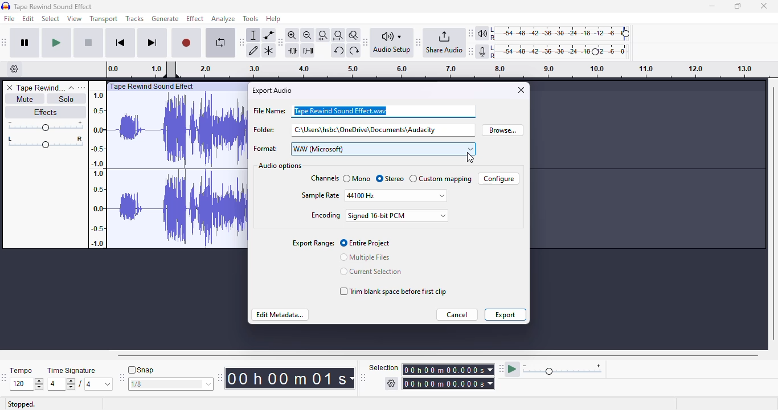  Describe the element at coordinates (388, 43) in the screenshot. I see `audacity audio setup toolbar` at that location.